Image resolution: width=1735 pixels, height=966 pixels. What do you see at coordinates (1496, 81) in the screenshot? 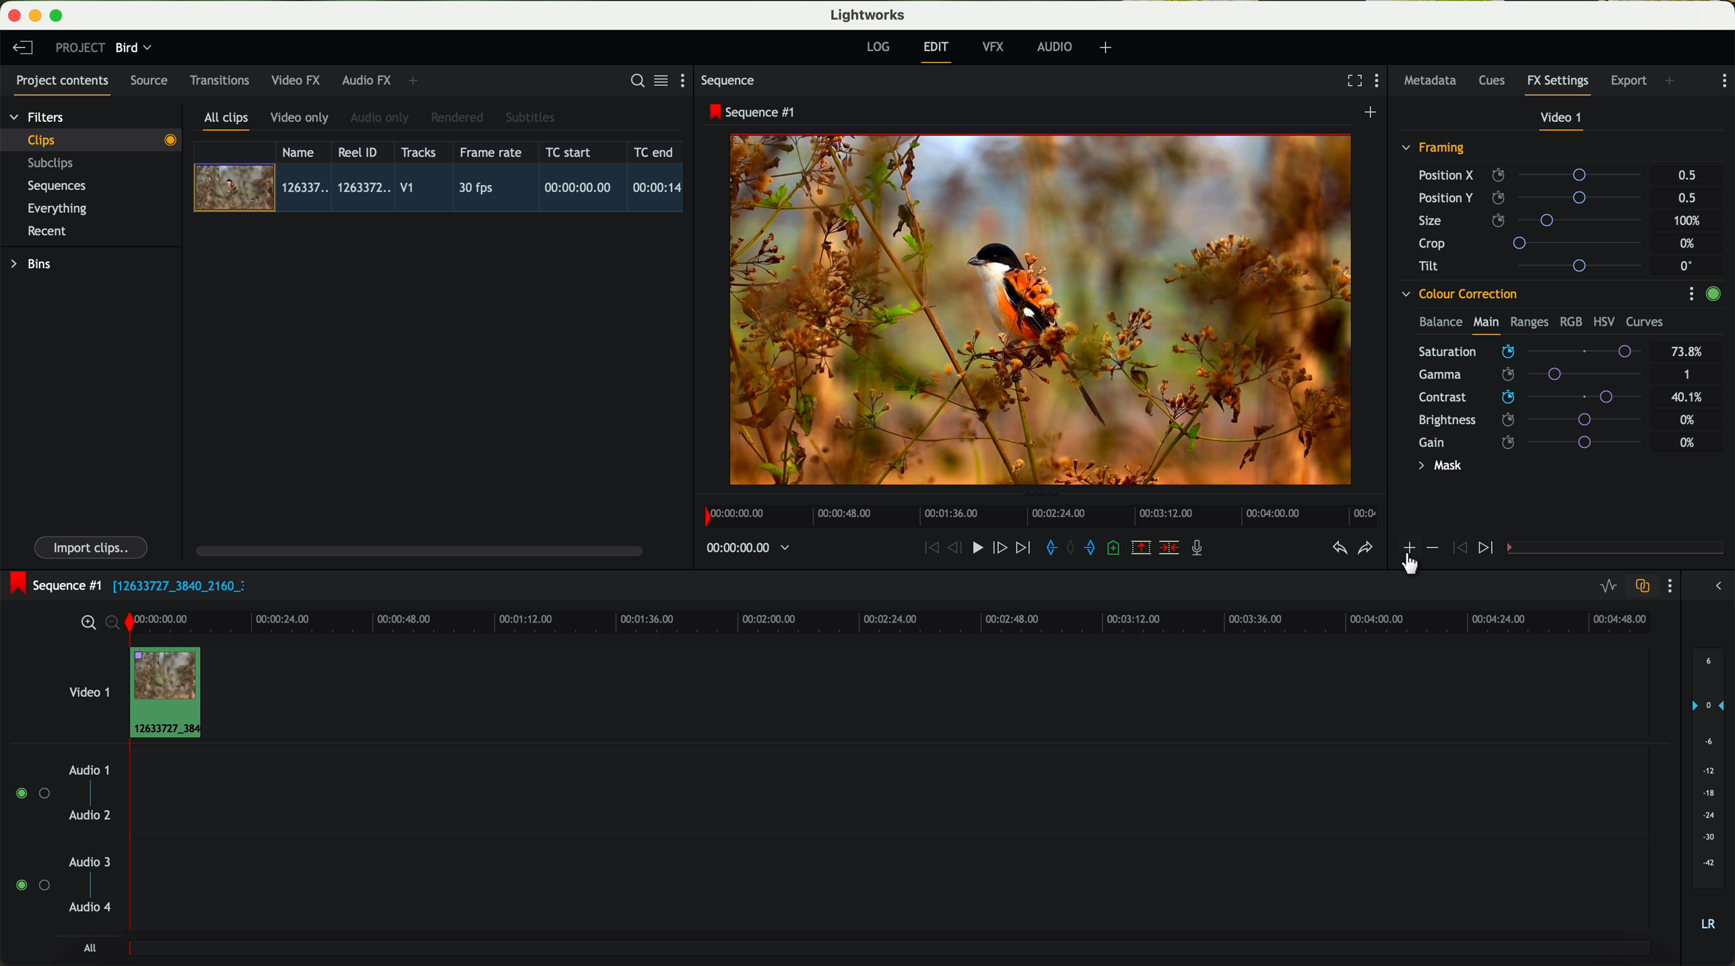
I see `cues` at bounding box center [1496, 81].